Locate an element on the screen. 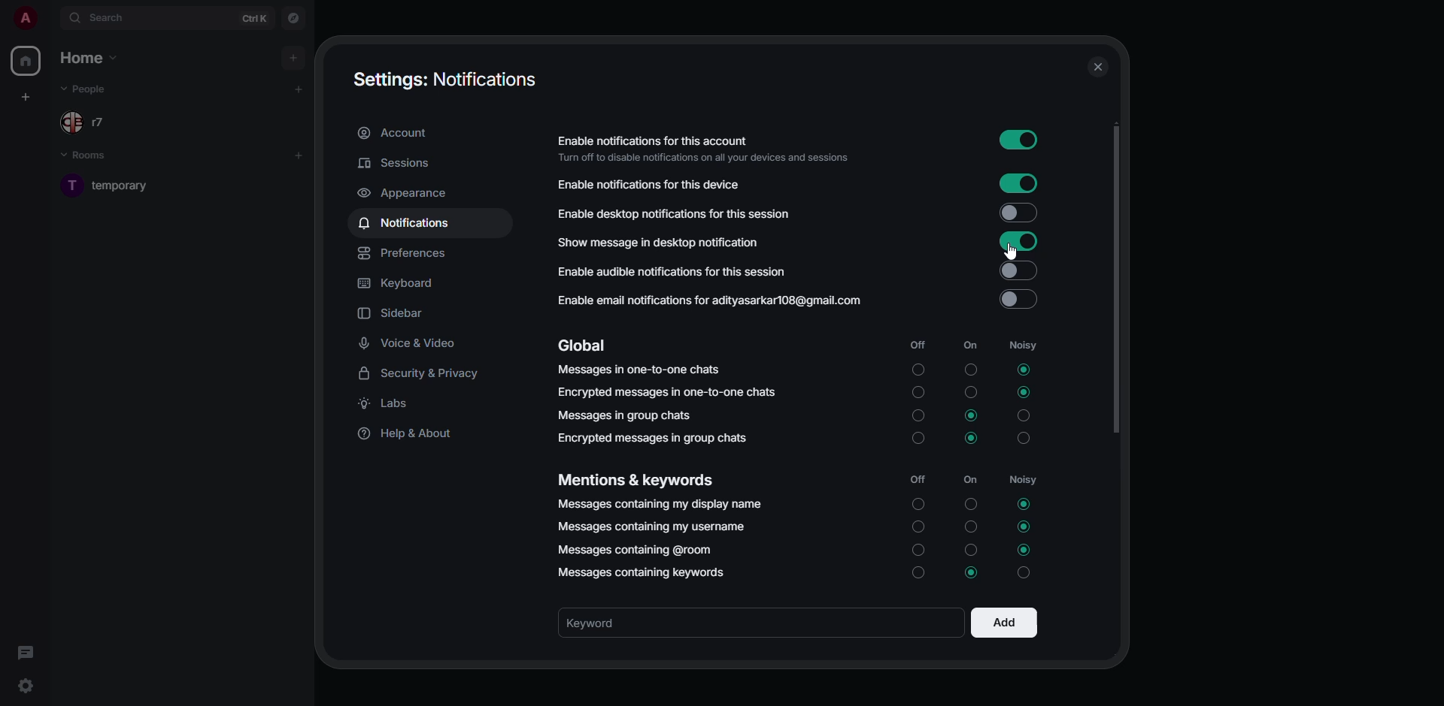 Image resolution: width=1444 pixels, height=706 pixels. preferences is located at coordinates (407, 254).